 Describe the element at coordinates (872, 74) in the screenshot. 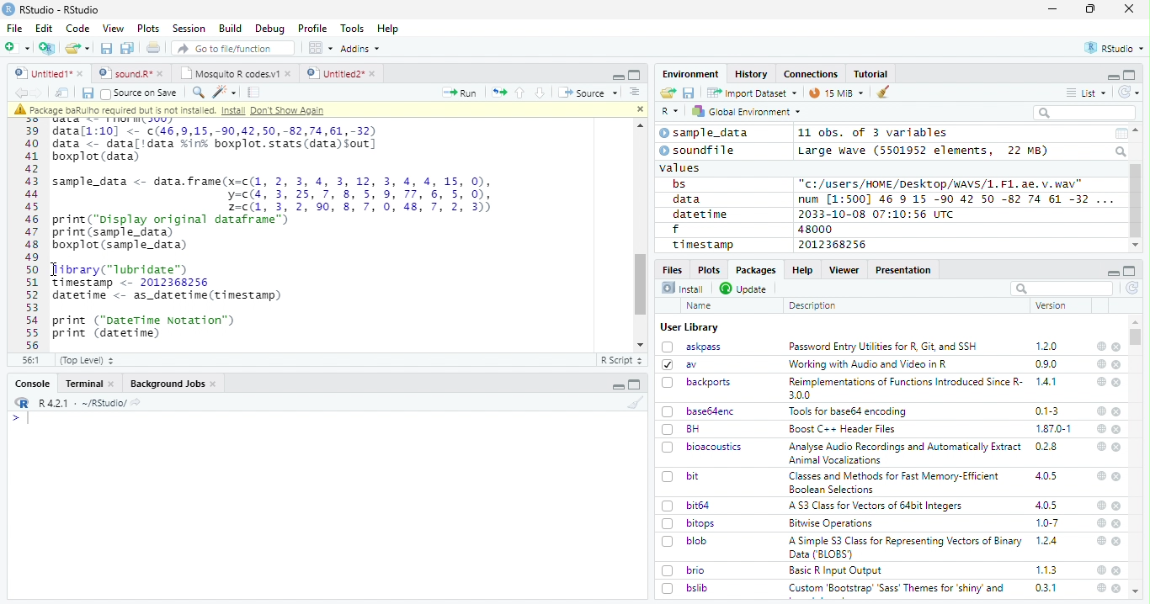

I see `Tutorial` at that location.